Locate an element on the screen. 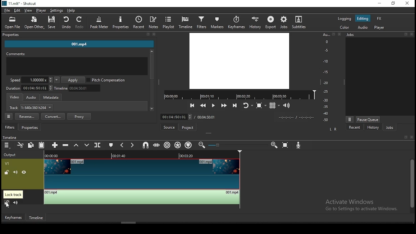  open other is located at coordinates (34, 22).